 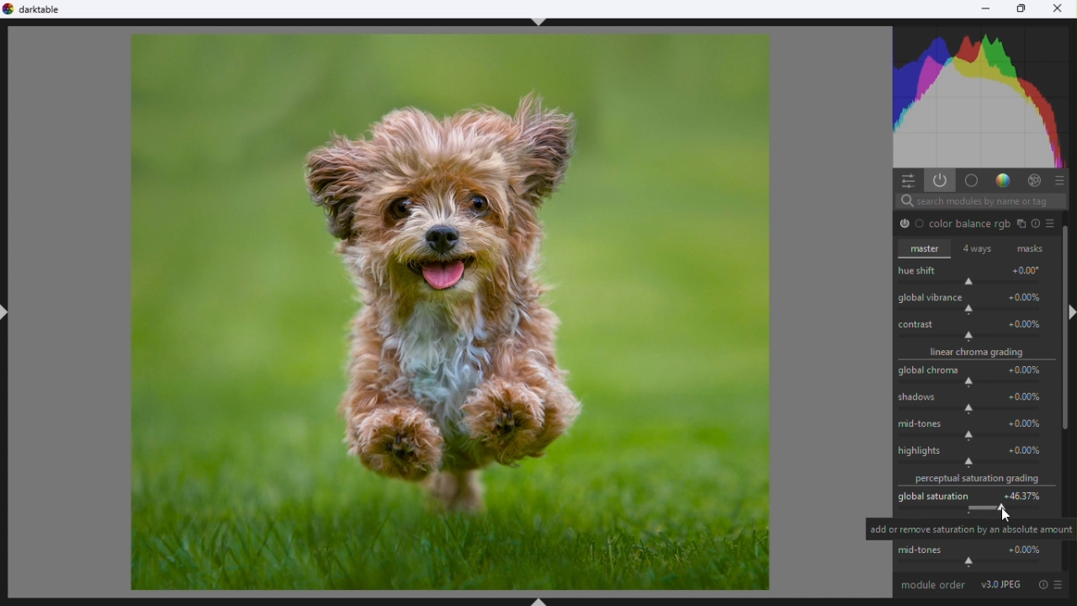 I want to click on Masks, so click(x=1029, y=247).